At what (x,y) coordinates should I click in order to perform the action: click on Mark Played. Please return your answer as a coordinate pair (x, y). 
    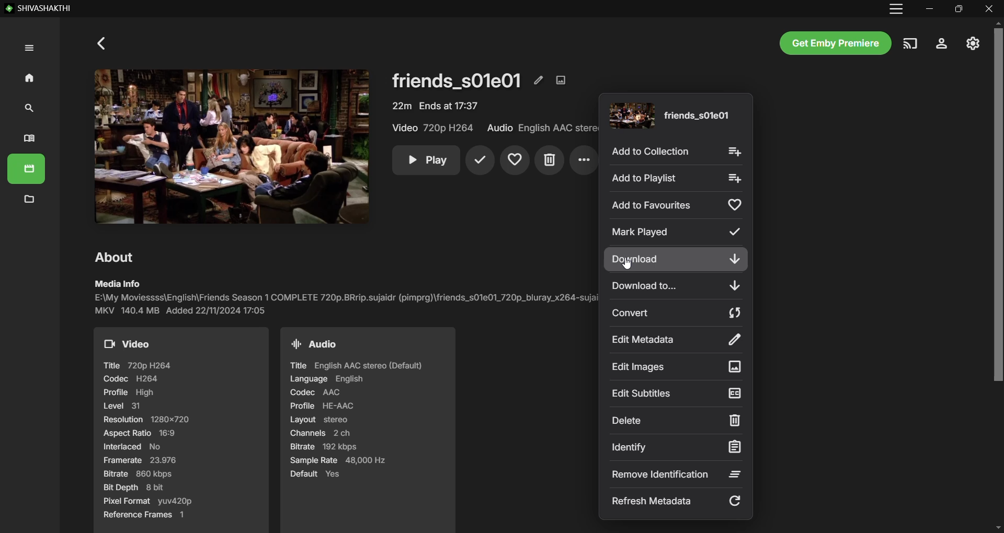
    Looking at the image, I should click on (480, 160).